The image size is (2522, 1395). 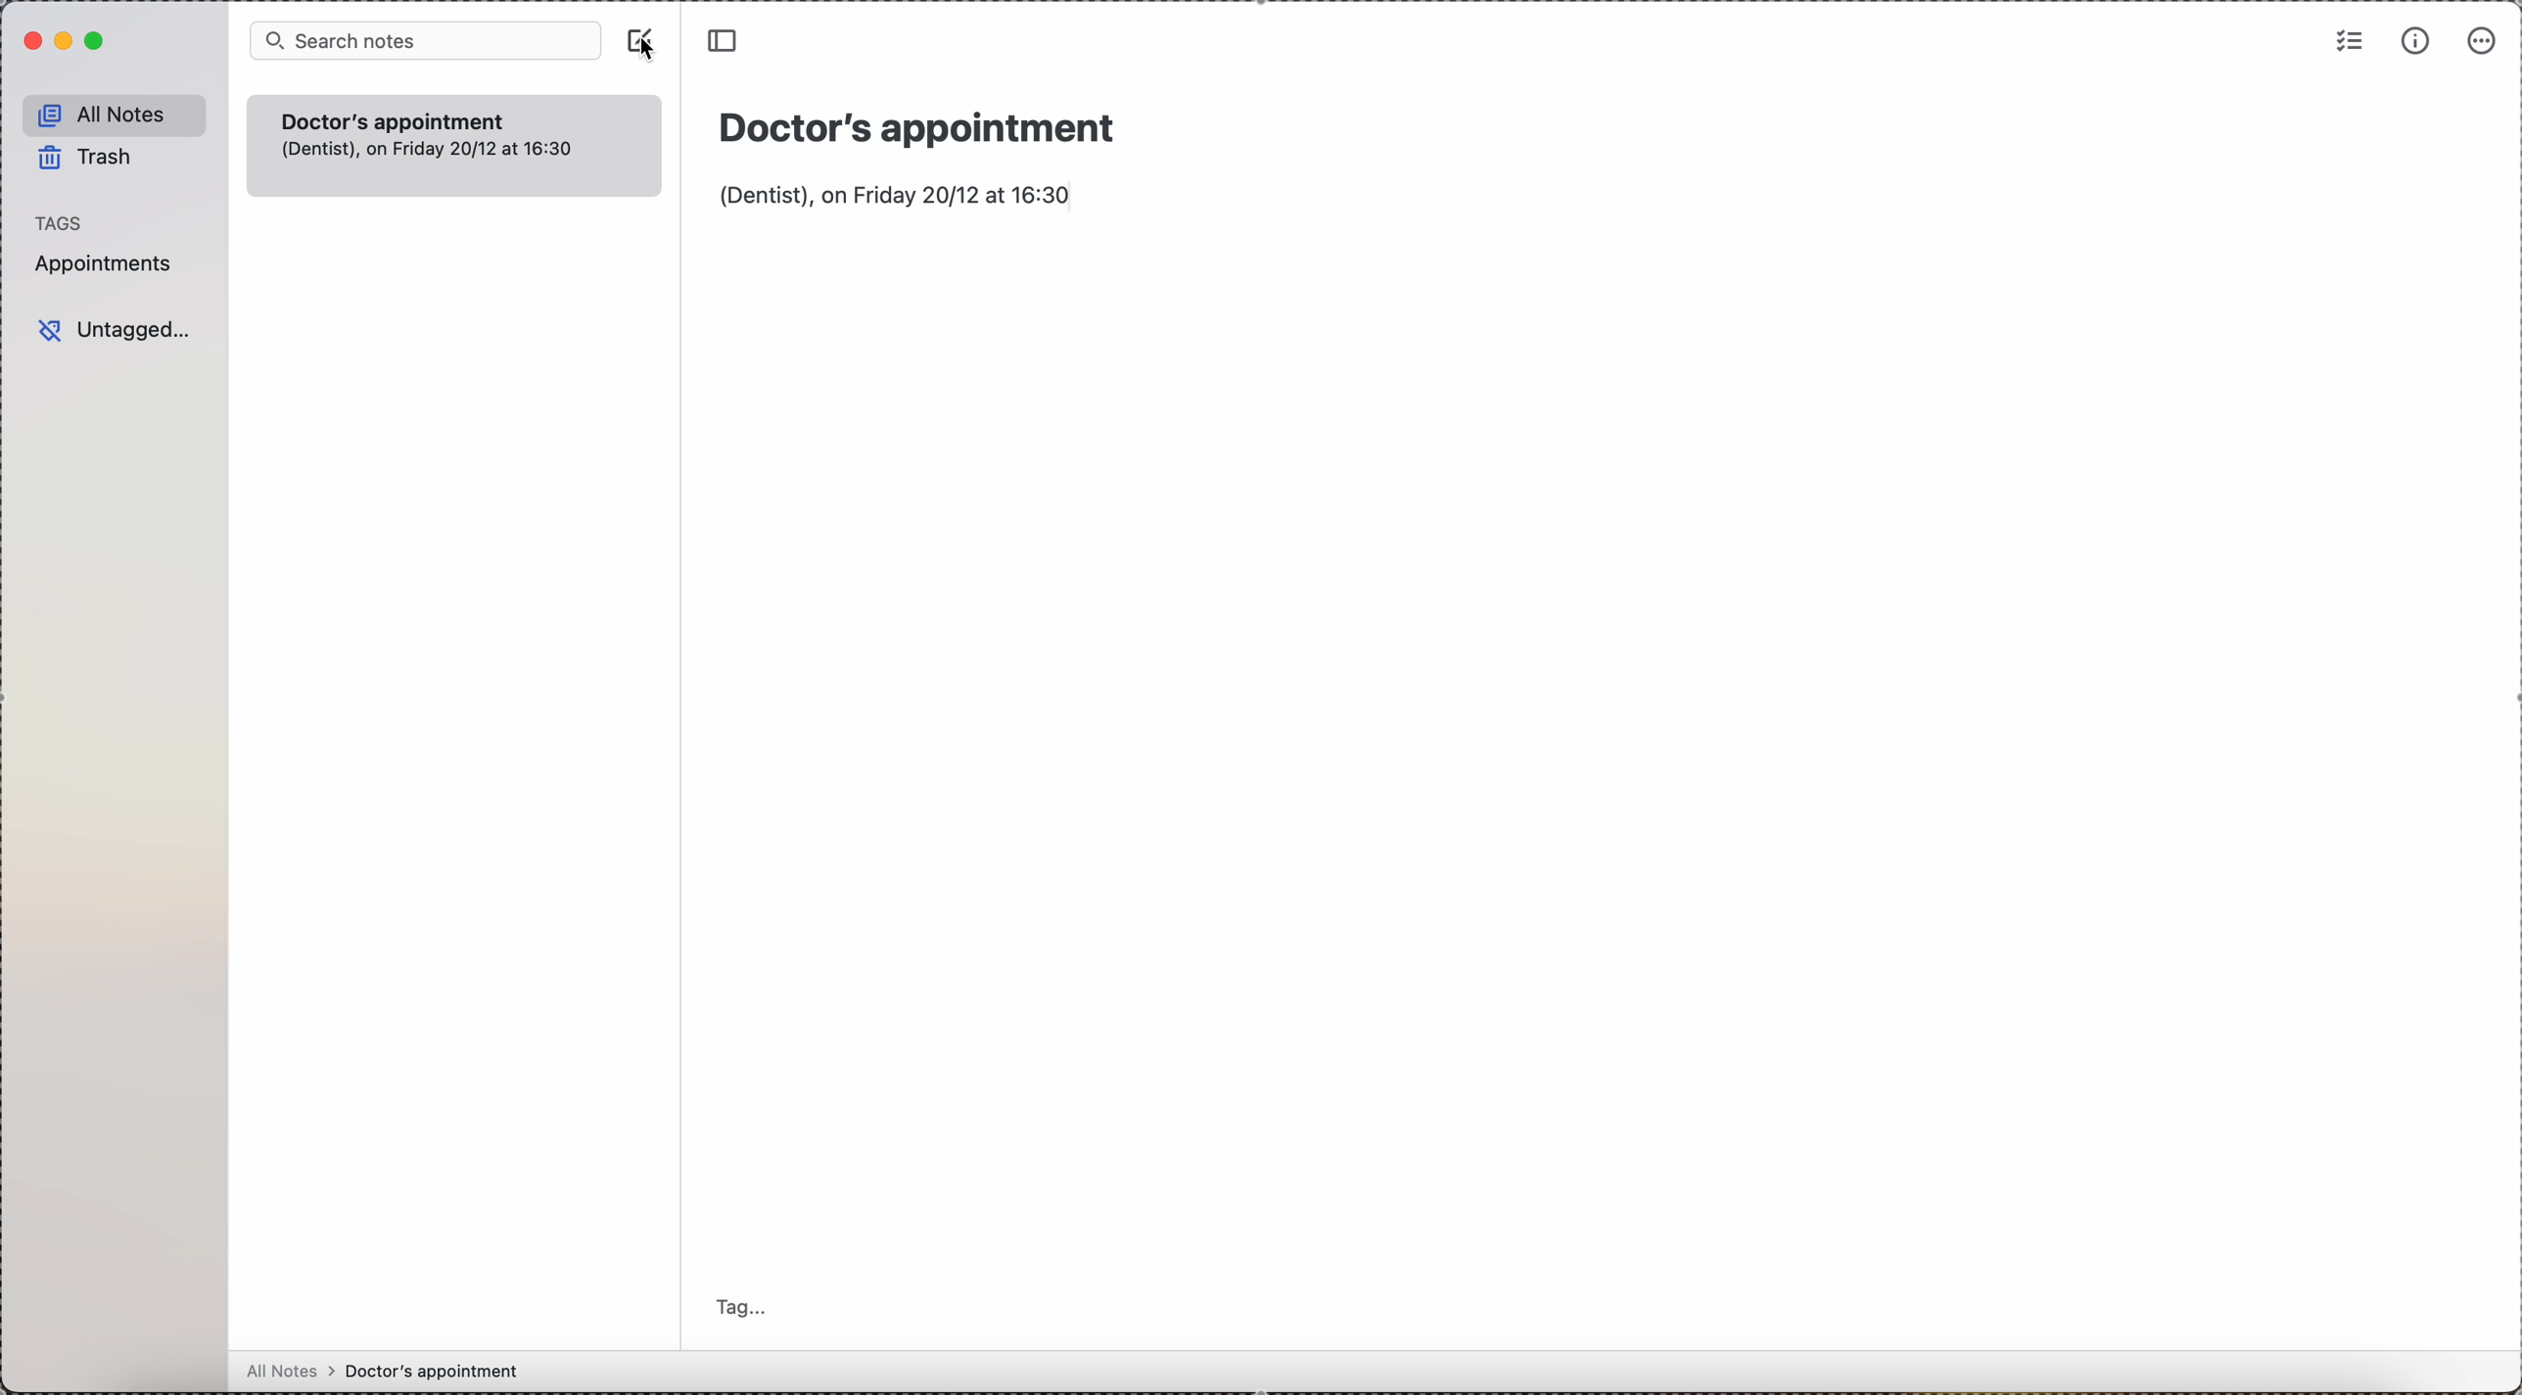 What do you see at coordinates (898, 196) in the screenshot?
I see `(Dentist), on Friday 20/12 at 16:30` at bounding box center [898, 196].